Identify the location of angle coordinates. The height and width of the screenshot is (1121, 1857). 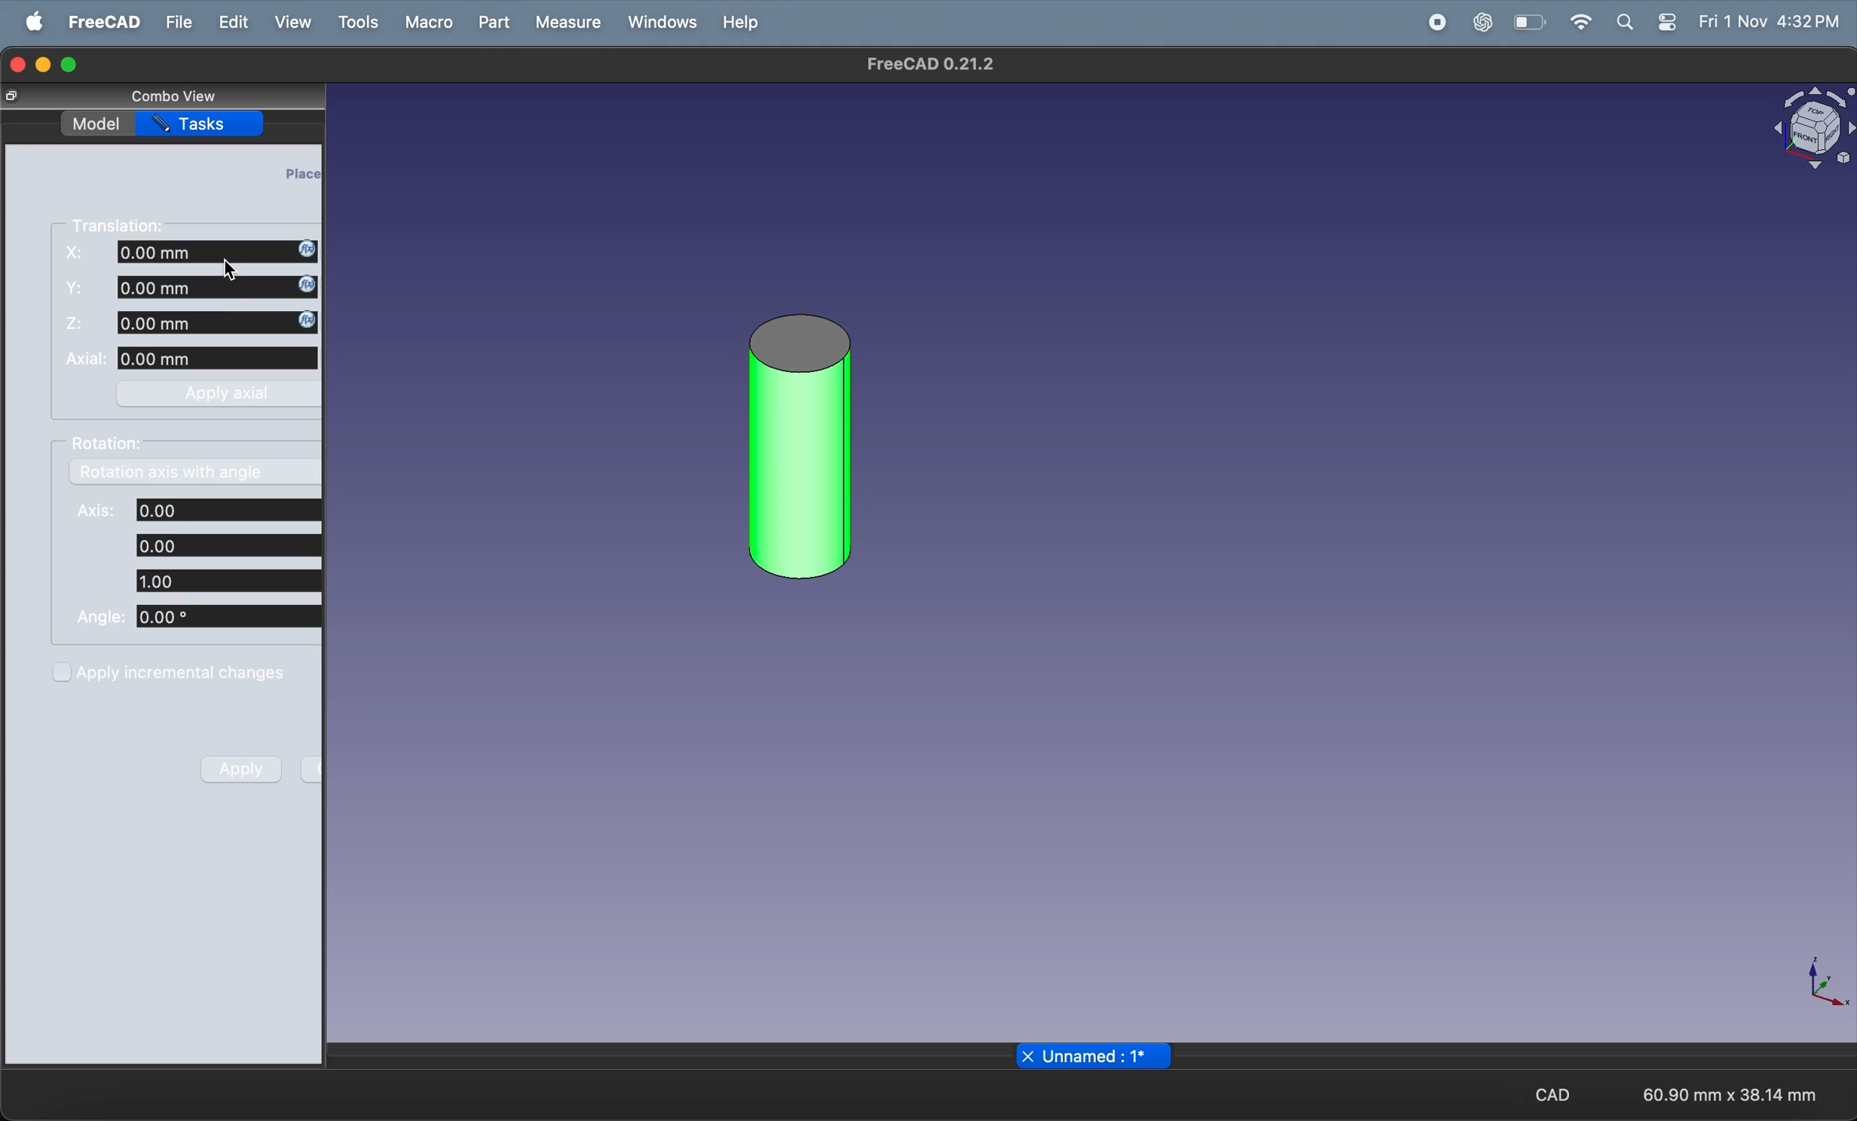
(225, 617).